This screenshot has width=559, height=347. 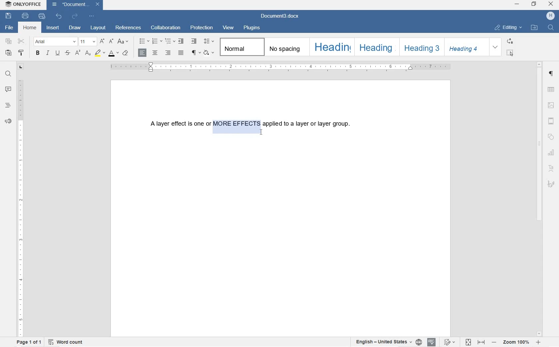 I want to click on SHADING, so click(x=209, y=53).